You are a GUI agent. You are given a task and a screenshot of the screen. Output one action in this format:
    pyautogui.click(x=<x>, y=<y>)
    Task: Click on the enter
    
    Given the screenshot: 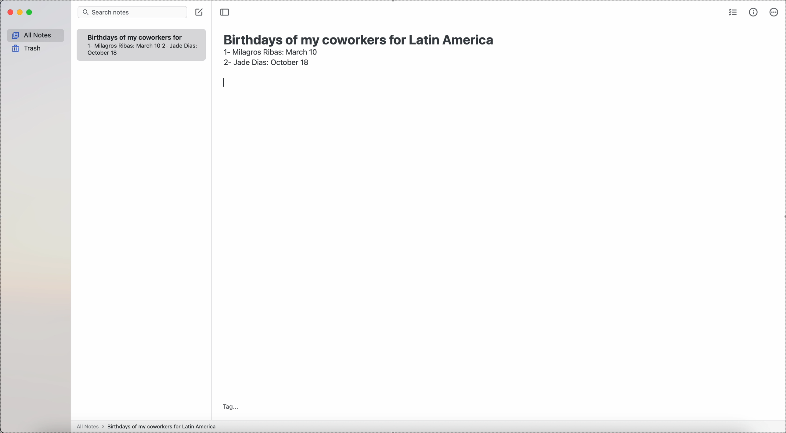 What is the action you would take?
    pyautogui.click(x=223, y=82)
    